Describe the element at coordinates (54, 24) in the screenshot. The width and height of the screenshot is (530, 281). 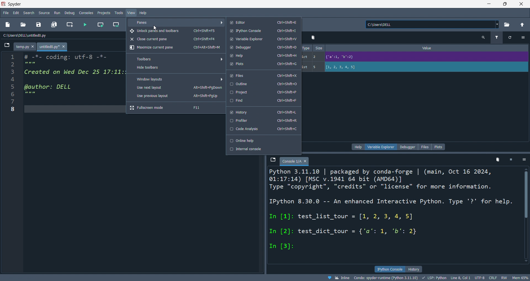
I see `save all` at that location.